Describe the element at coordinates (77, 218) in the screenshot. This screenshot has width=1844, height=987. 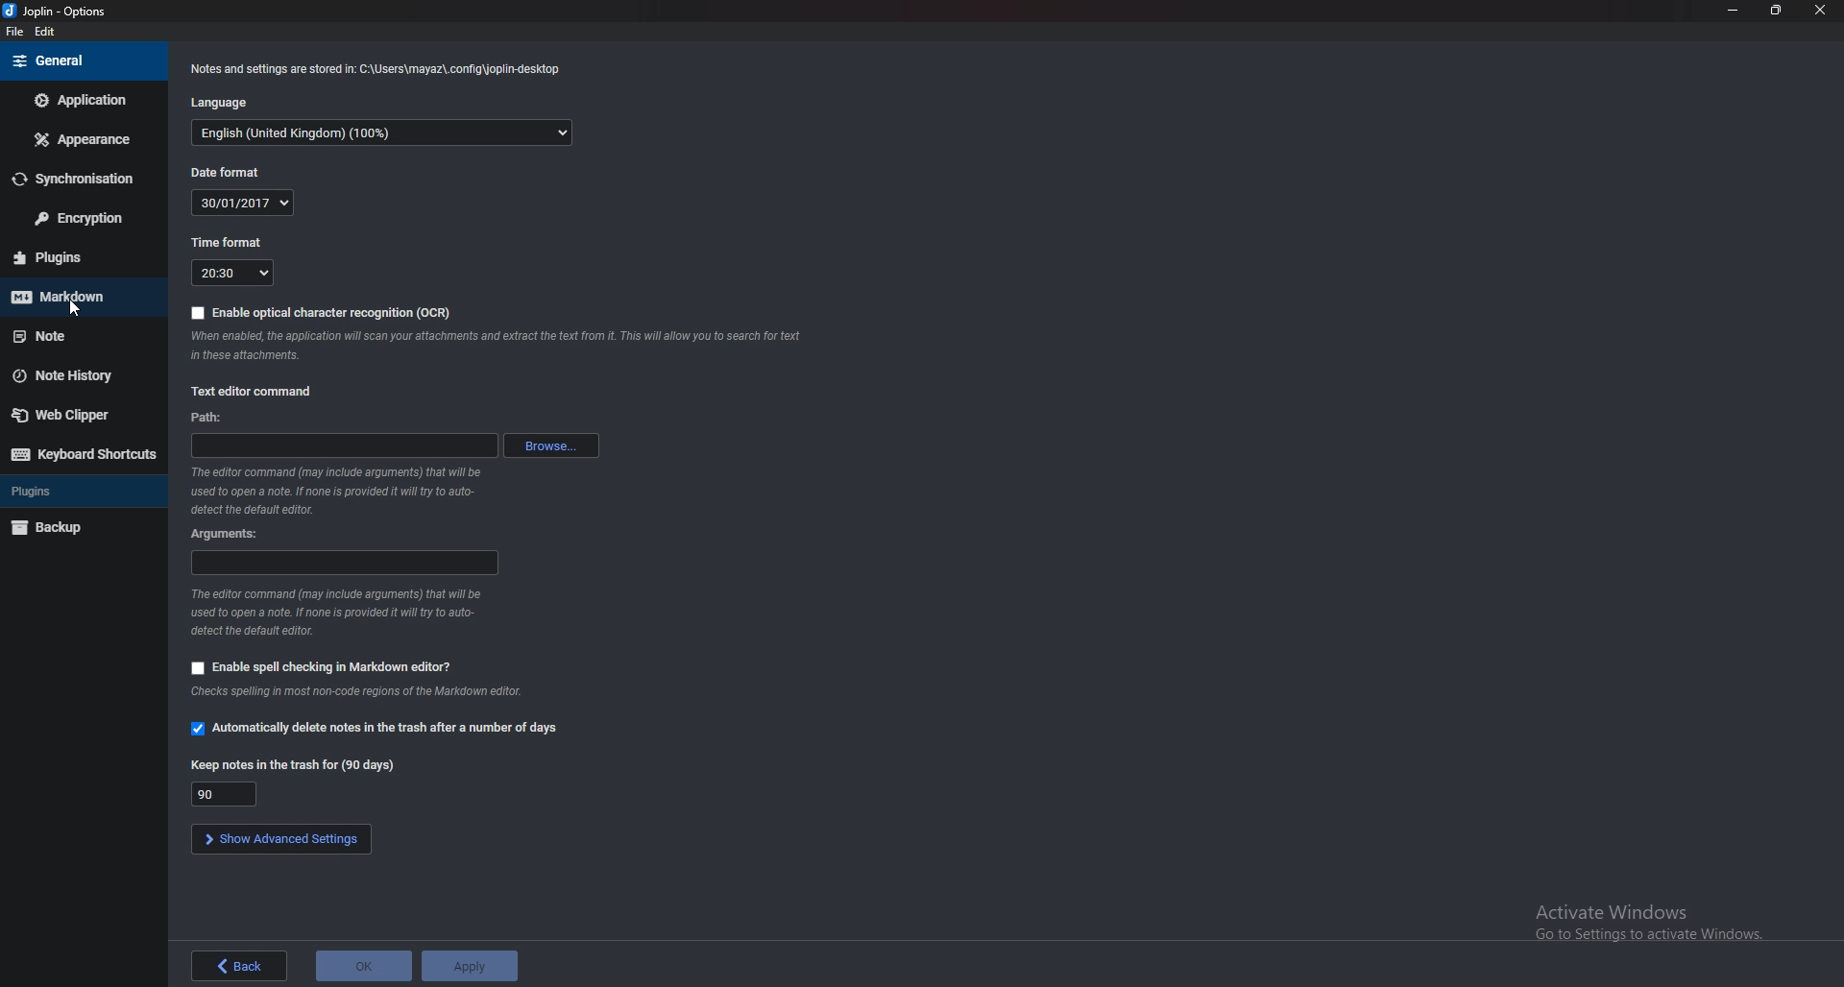
I see `Encryption` at that location.